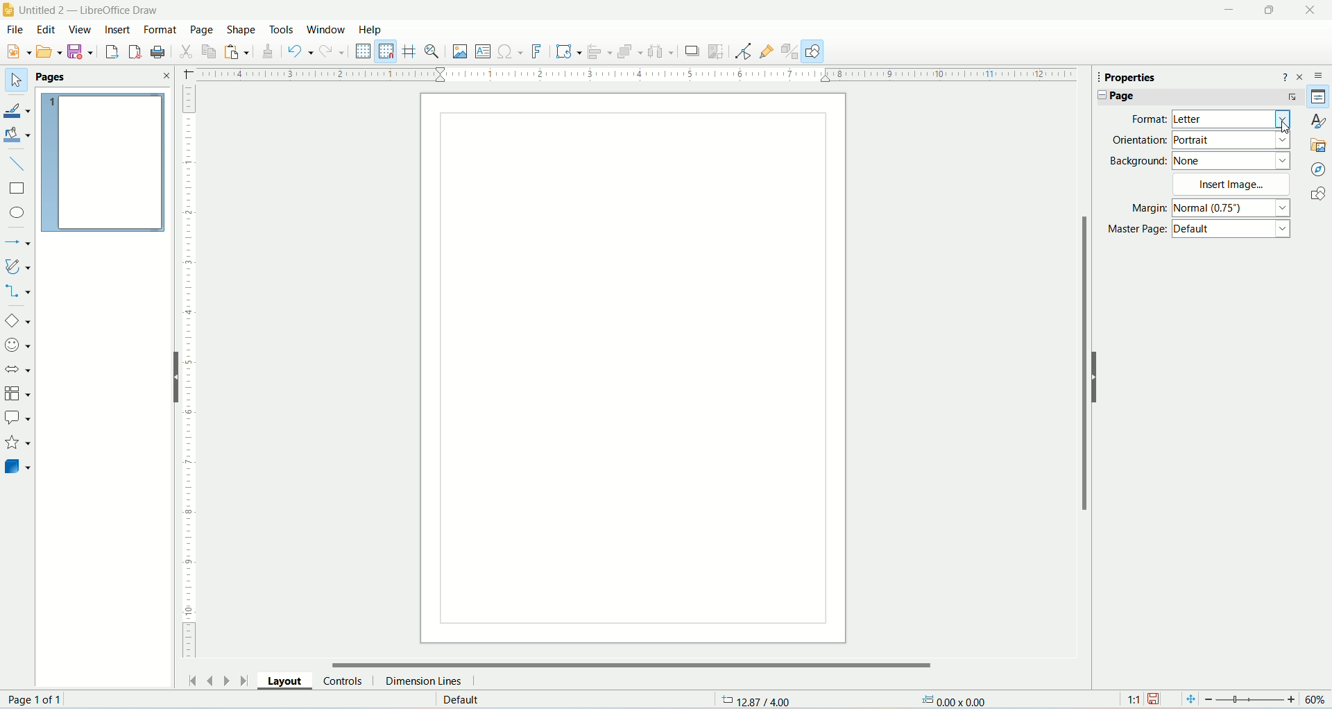 The image size is (1332, 709). I want to click on go to first page, so click(194, 680).